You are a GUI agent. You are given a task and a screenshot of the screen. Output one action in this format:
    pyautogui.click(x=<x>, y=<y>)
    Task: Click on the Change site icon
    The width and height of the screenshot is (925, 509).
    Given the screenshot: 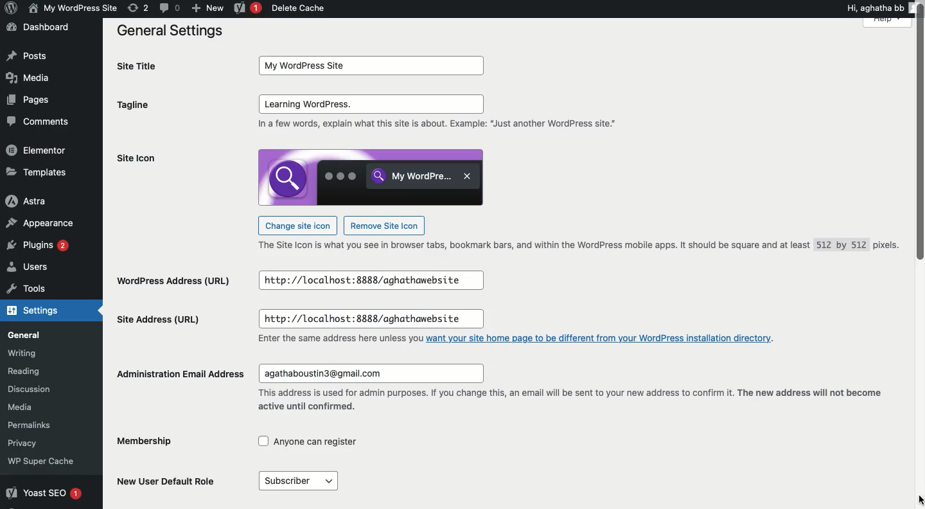 What is the action you would take?
    pyautogui.click(x=297, y=226)
    